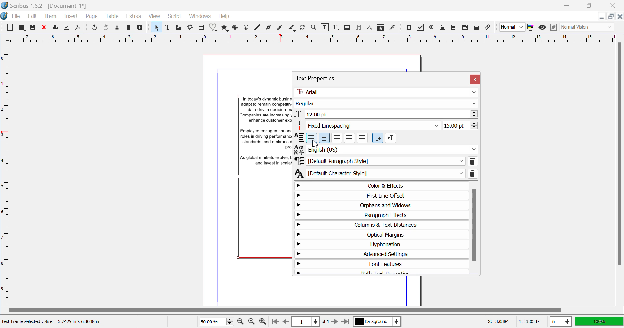  Describe the element at coordinates (23, 27) in the screenshot. I see `Open to` at that location.